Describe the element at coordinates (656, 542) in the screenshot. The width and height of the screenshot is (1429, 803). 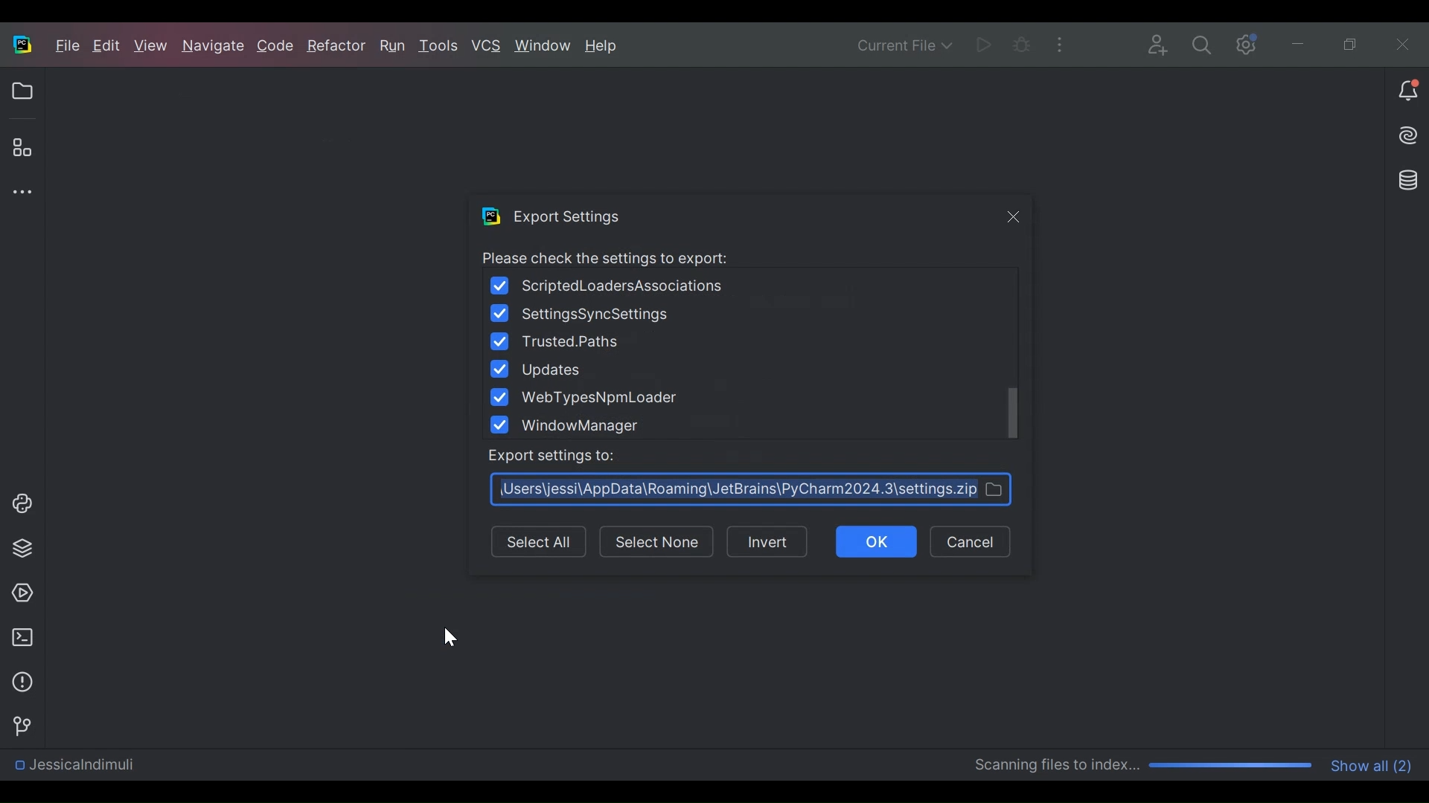
I see `Select None` at that location.